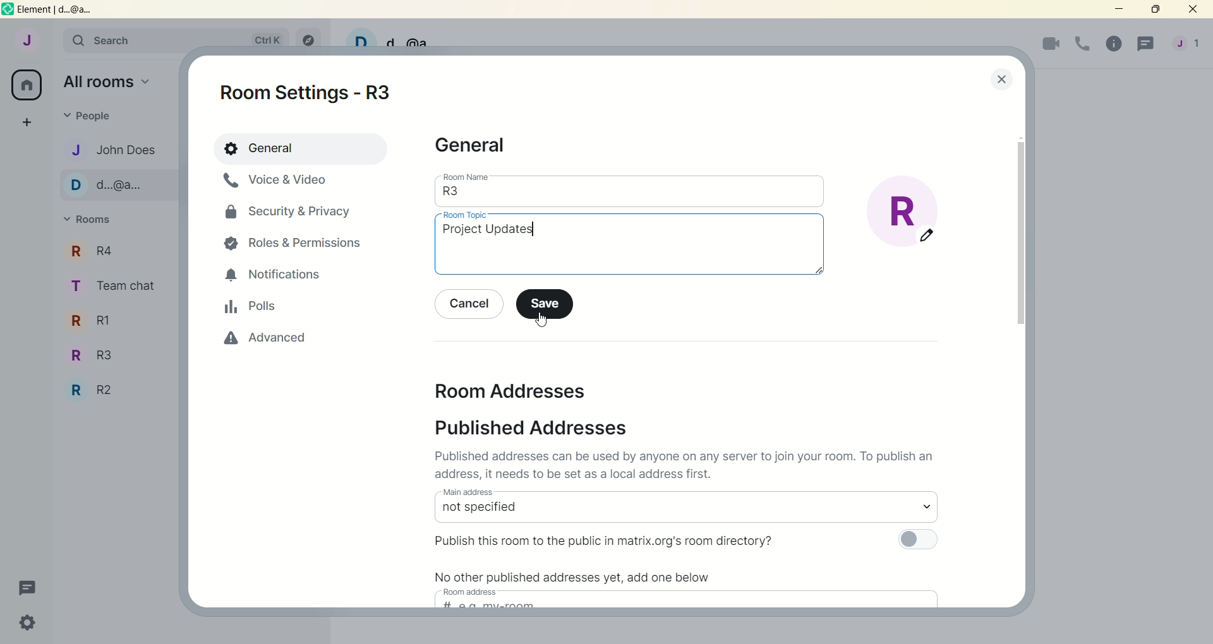 Image resolution: width=1213 pixels, height=644 pixels. I want to click on rooms, so click(88, 219).